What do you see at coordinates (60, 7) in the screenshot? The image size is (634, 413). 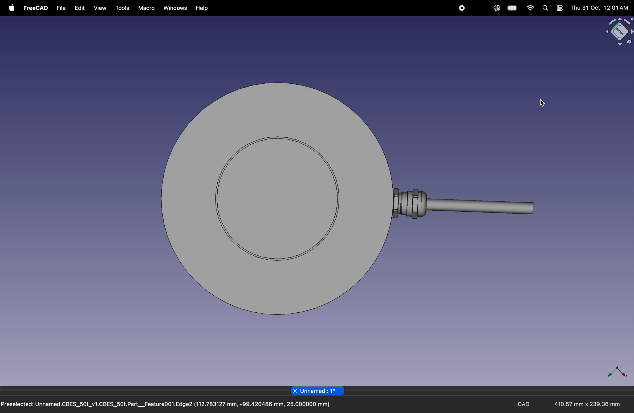 I see `file` at bounding box center [60, 7].